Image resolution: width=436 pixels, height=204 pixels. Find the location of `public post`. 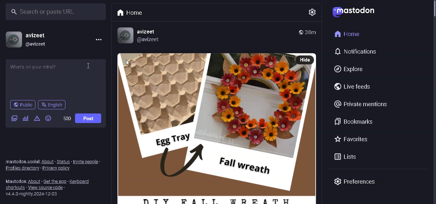

public post is located at coordinates (300, 32).